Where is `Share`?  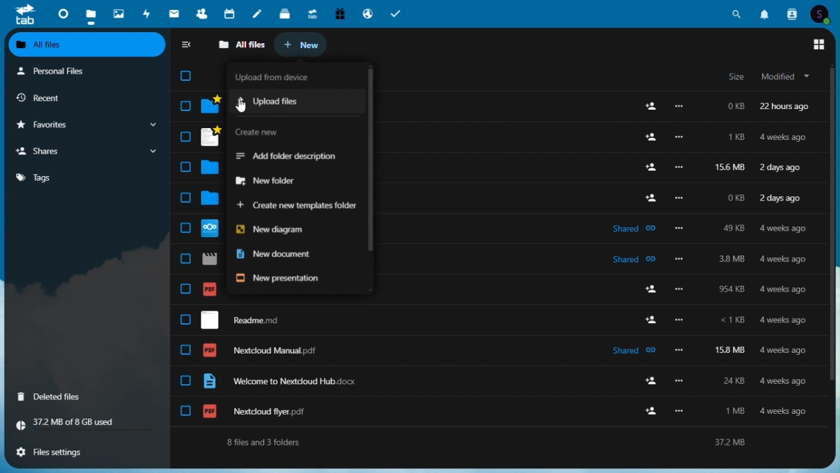
Share is located at coordinates (84, 150).